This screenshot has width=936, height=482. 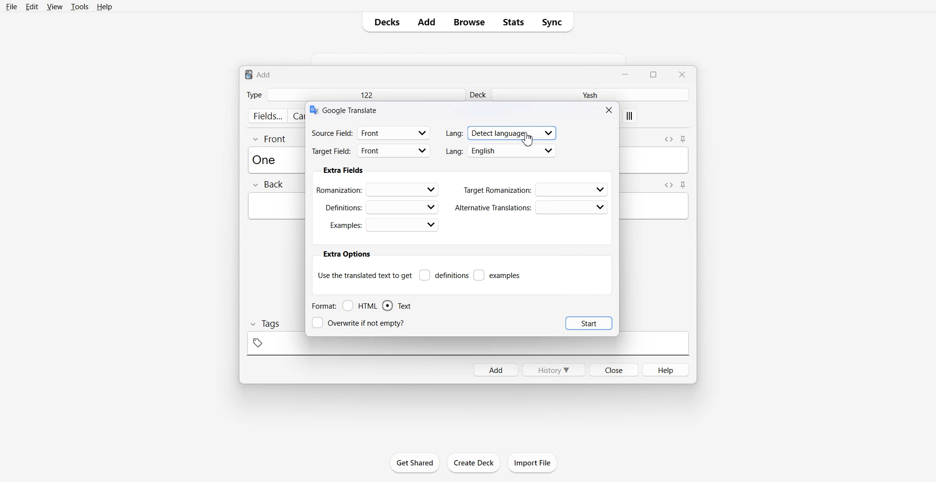 What do you see at coordinates (501, 132) in the screenshot?
I see `Language` at bounding box center [501, 132].